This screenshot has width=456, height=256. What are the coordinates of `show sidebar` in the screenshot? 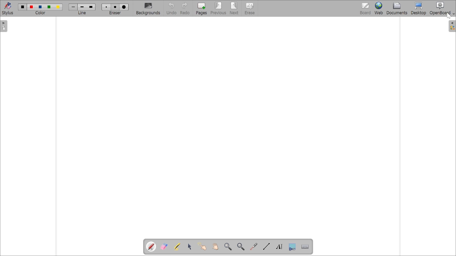 It's located at (451, 26).